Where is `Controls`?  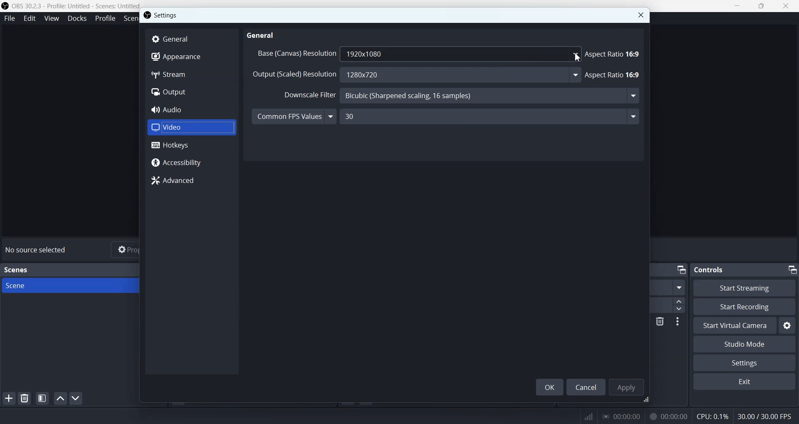
Controls is located at coordinates (713, 269).